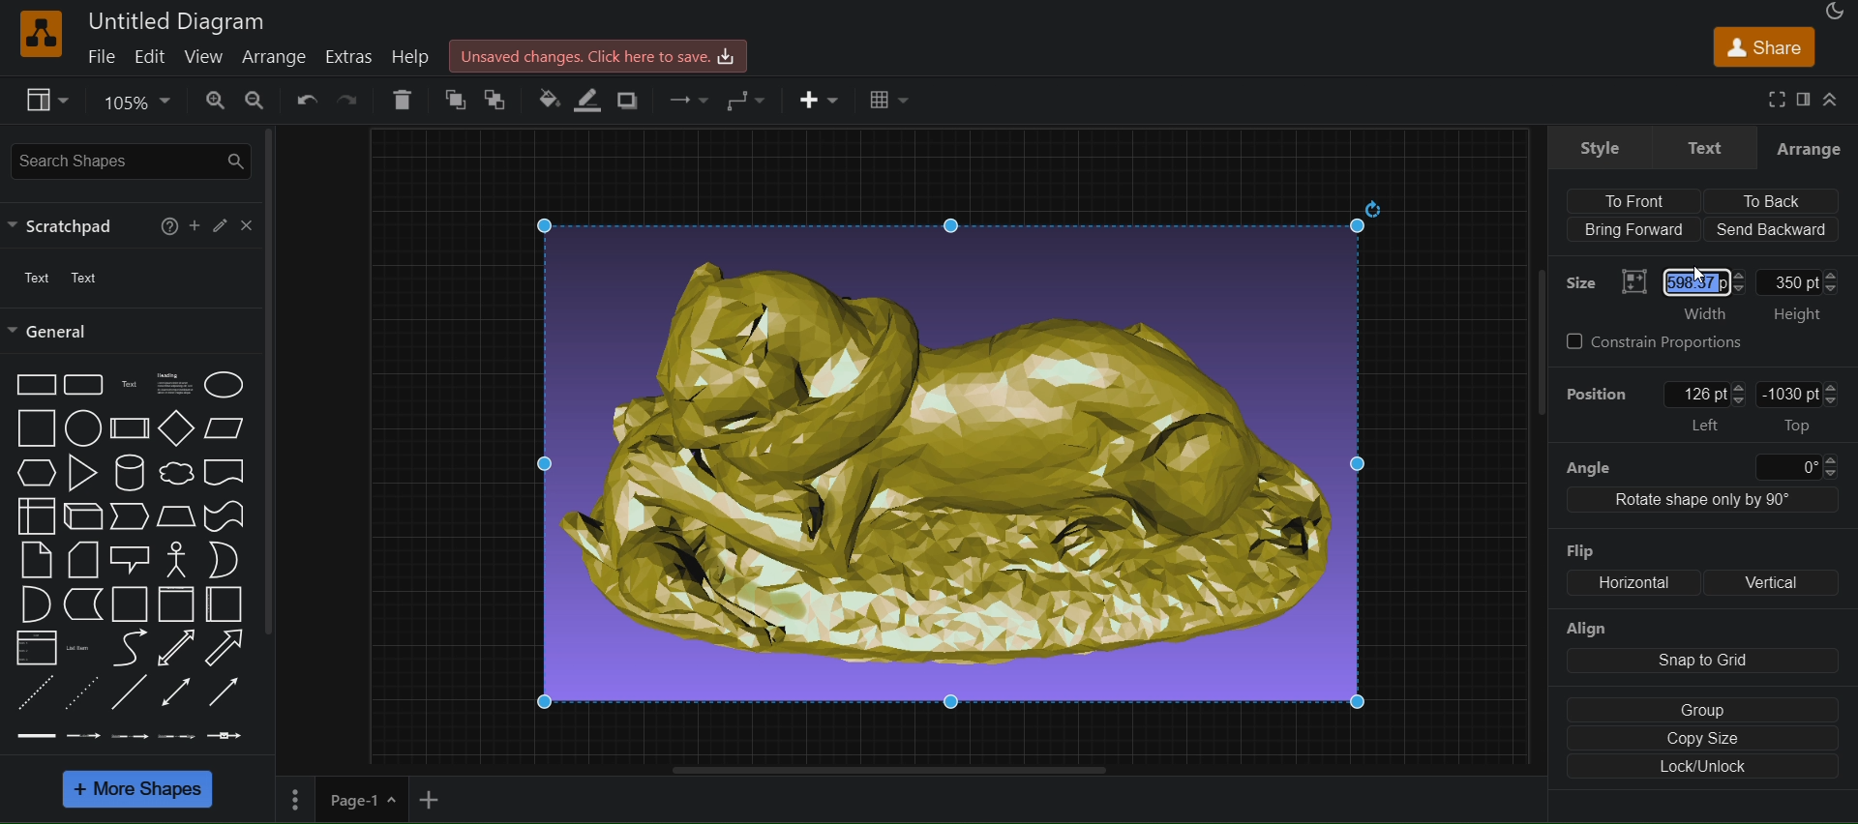 Image resolution: width=1858 pixels, height=824 pixels. Describe the element at coordinates (635, 100) in the screenshot. I see `shadow` at that location.